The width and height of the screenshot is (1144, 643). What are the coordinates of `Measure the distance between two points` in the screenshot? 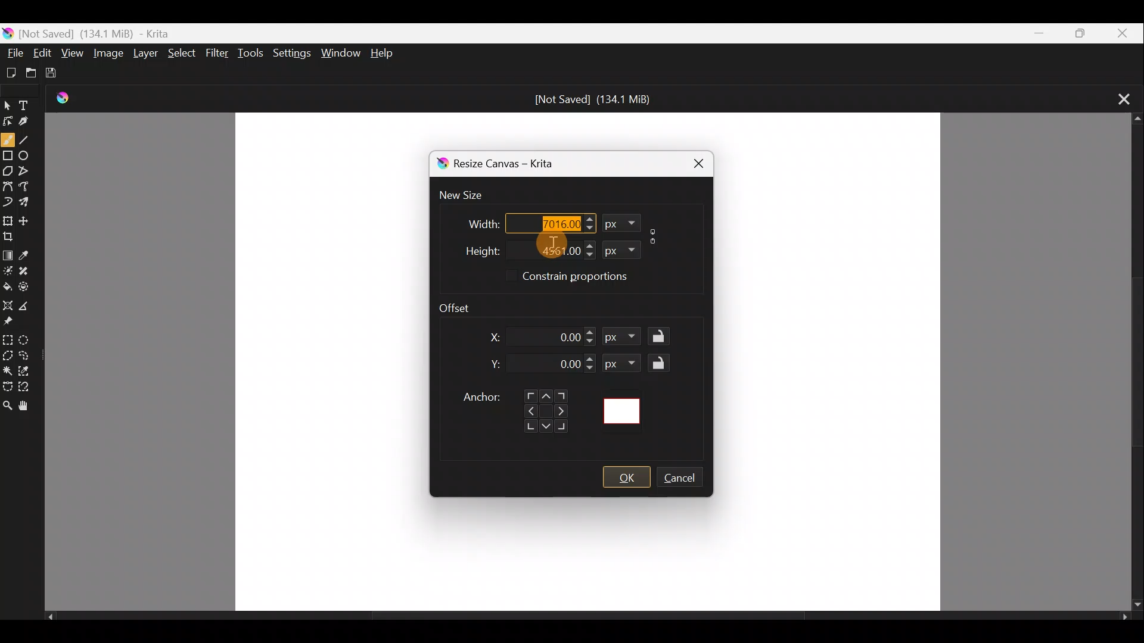 It's located at (27, 307).